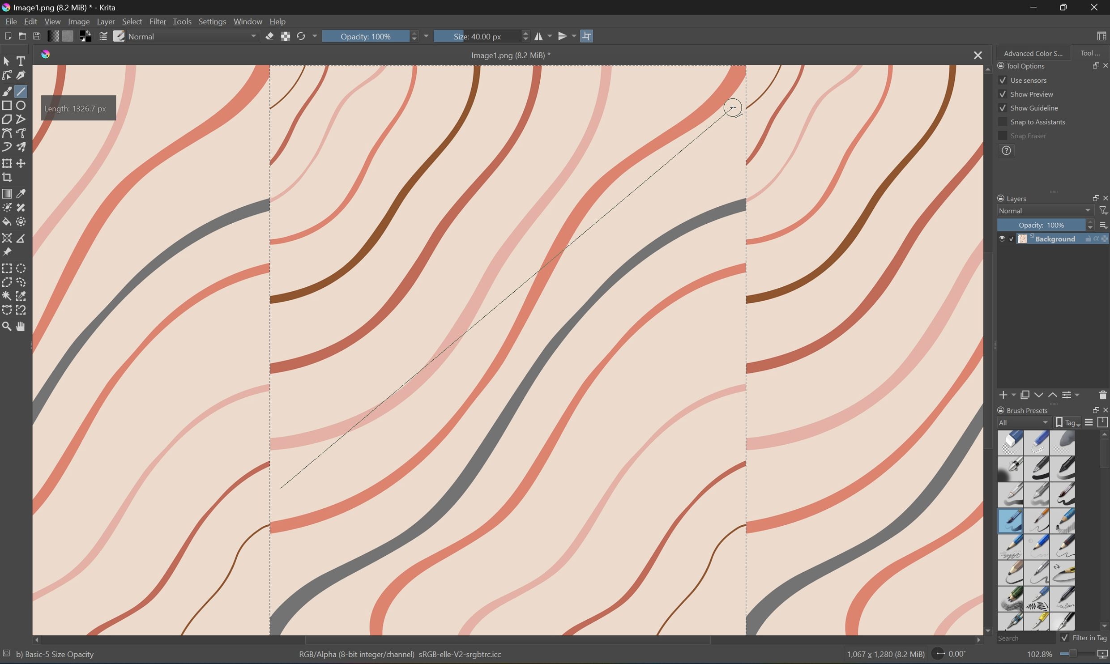 The image size is (1110, 664). Describe the element at coordinates (22, 91) in the screenshot. I see `Line tool` at that location.